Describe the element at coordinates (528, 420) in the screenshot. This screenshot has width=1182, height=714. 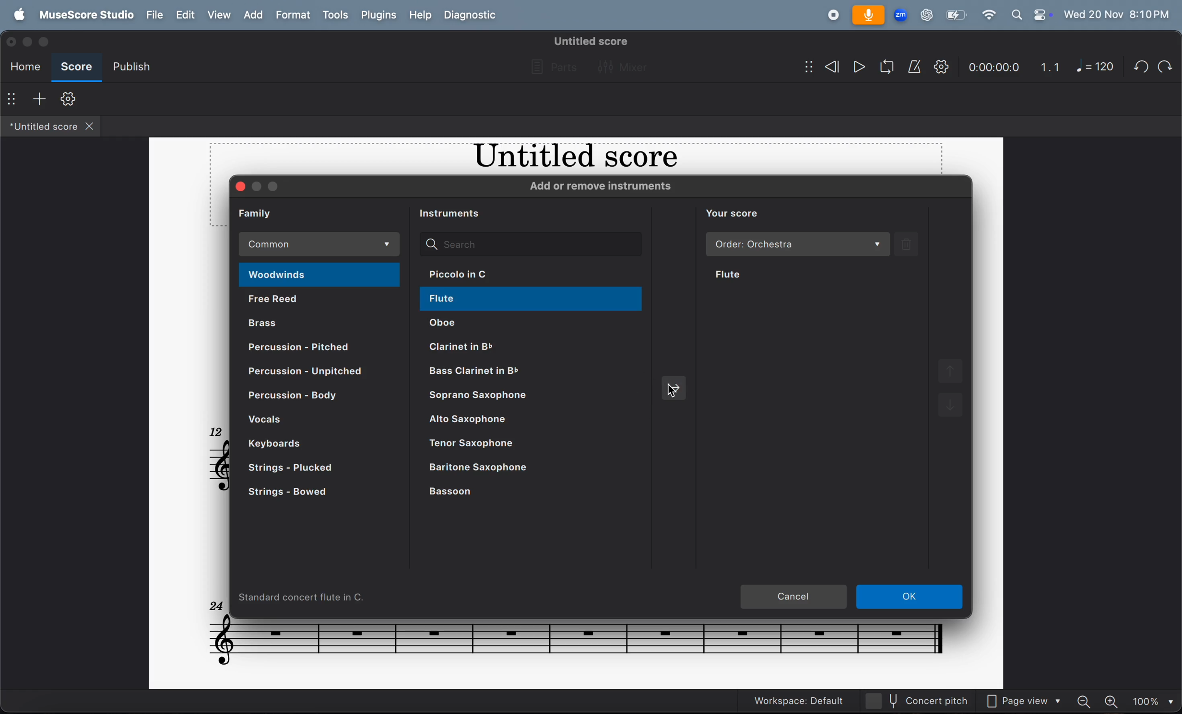
I see `alto saxophone` at that location.